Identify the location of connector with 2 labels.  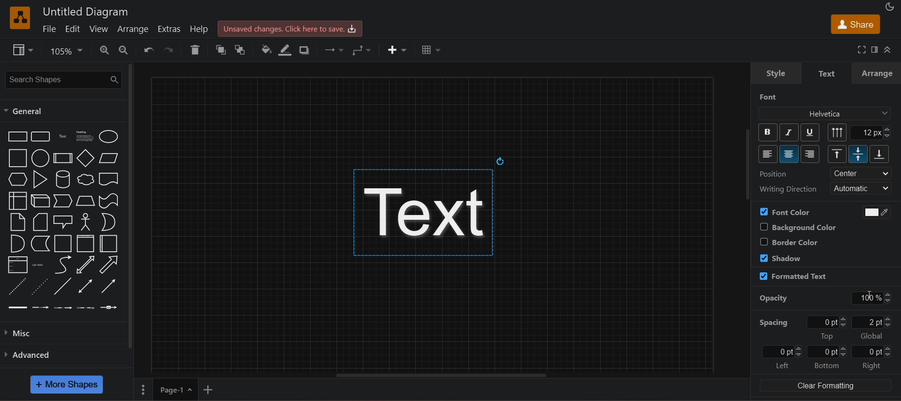
(63, 308).